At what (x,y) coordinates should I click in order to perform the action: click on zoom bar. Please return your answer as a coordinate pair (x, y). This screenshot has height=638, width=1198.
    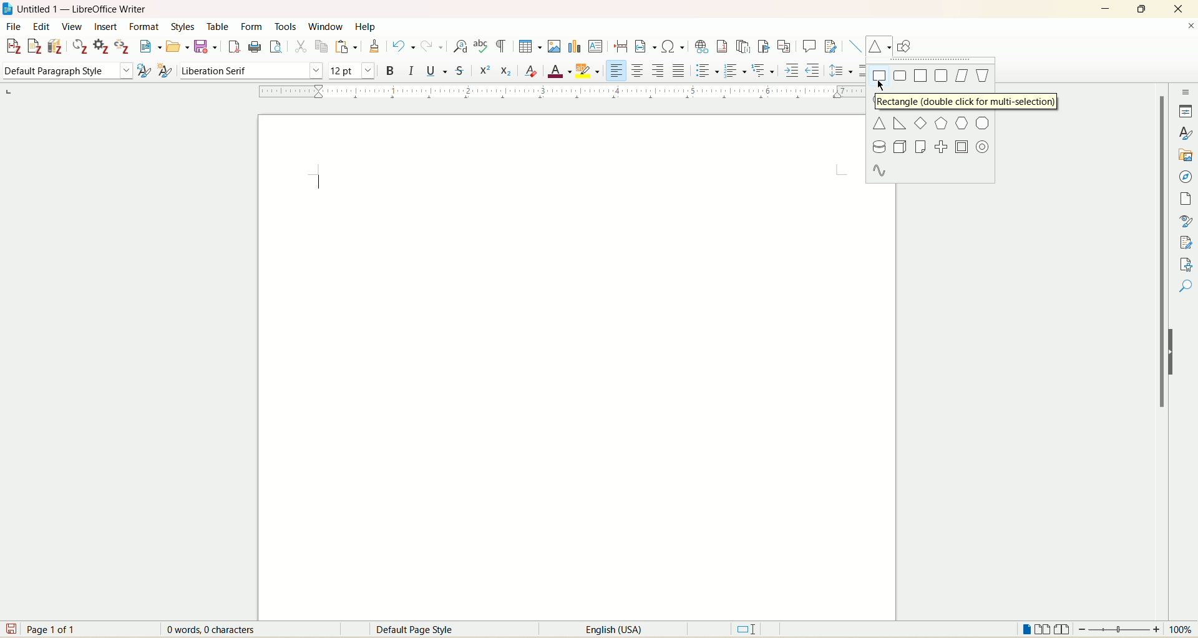
    Looking at the image, I should click on (1119, 629).